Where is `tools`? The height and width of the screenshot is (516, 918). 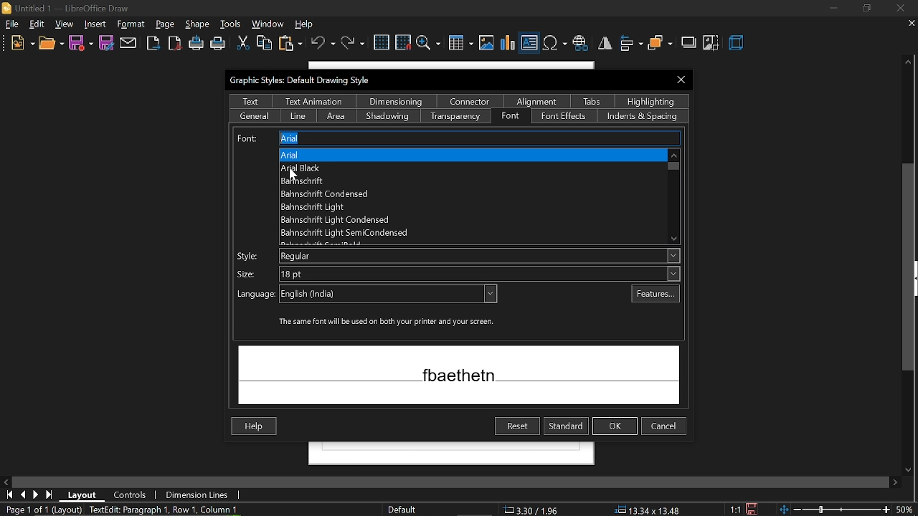 tools is located at coordinates (231, 24).